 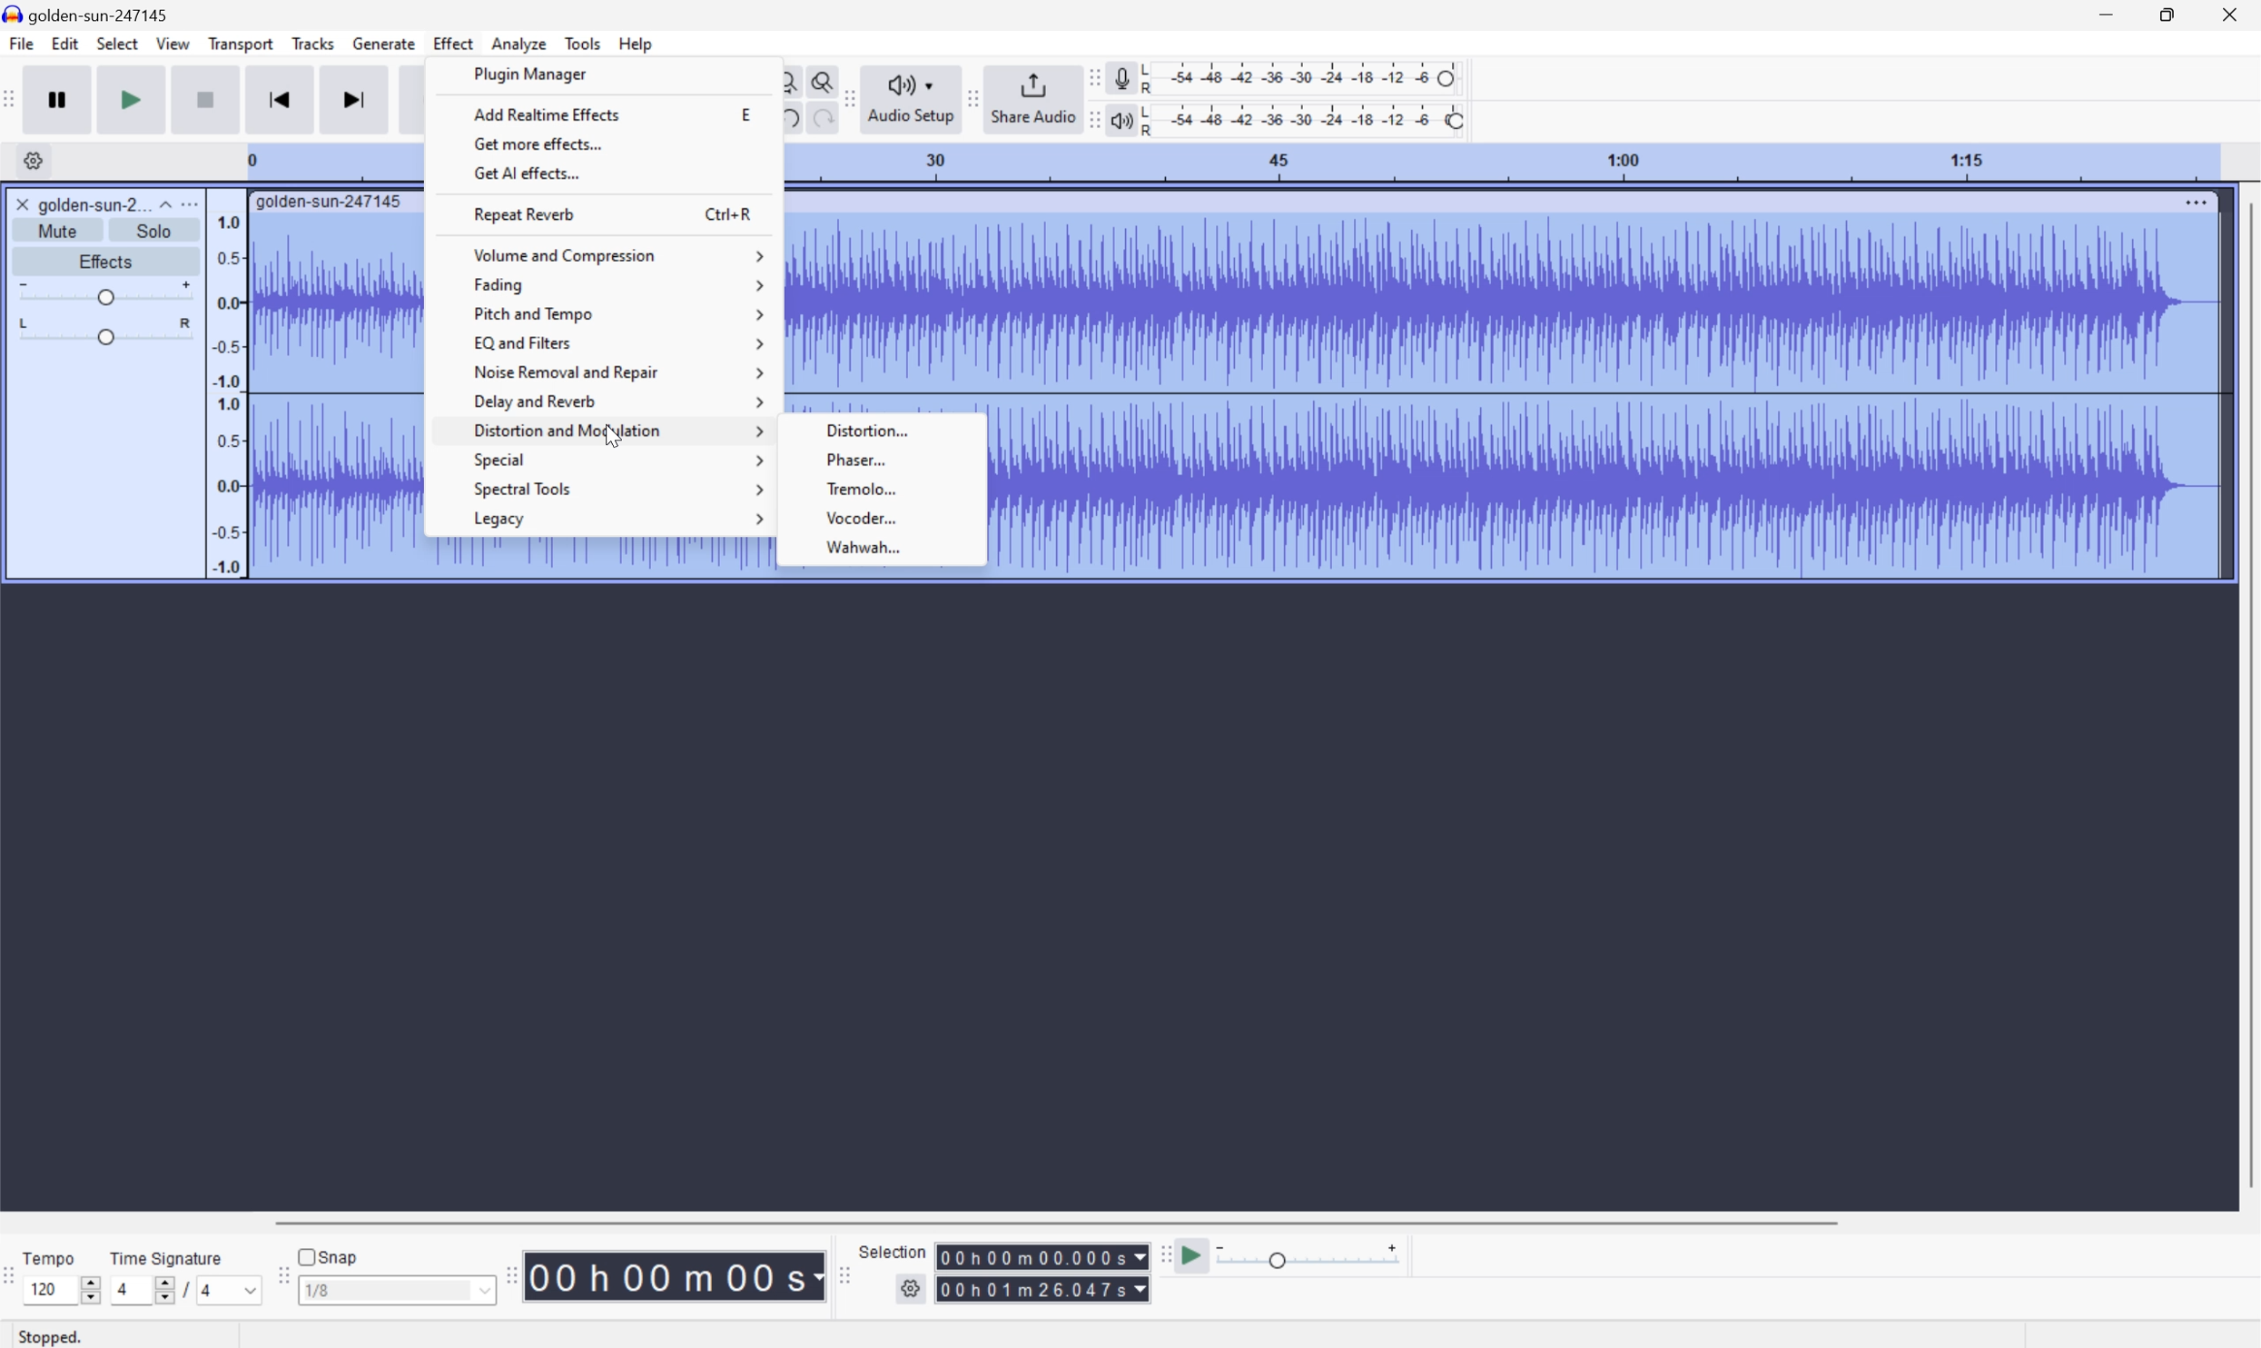 What do you see at coordinates (193, 202) in the screenshot?
I see `More` at bounding box center [193, 202].